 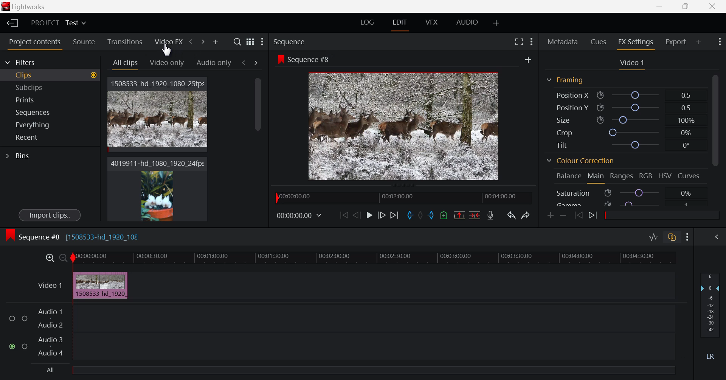 What do you see at coordinates (581, 161) in the screenshot?
I see `Colour Correction Section` at bounding box center [581, 161].